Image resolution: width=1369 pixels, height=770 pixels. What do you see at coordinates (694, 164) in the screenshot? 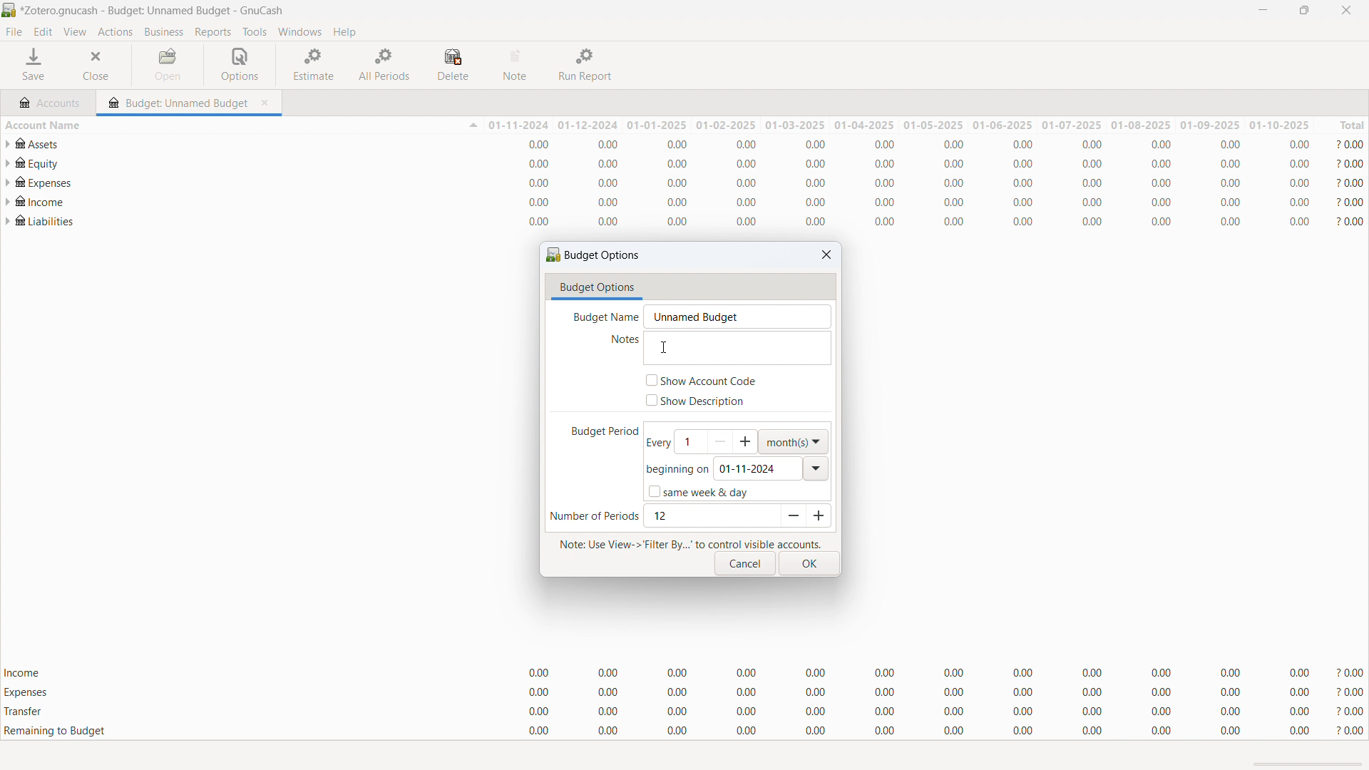
I see `account statement for  "Equity"` at bounding box center [694, 164].